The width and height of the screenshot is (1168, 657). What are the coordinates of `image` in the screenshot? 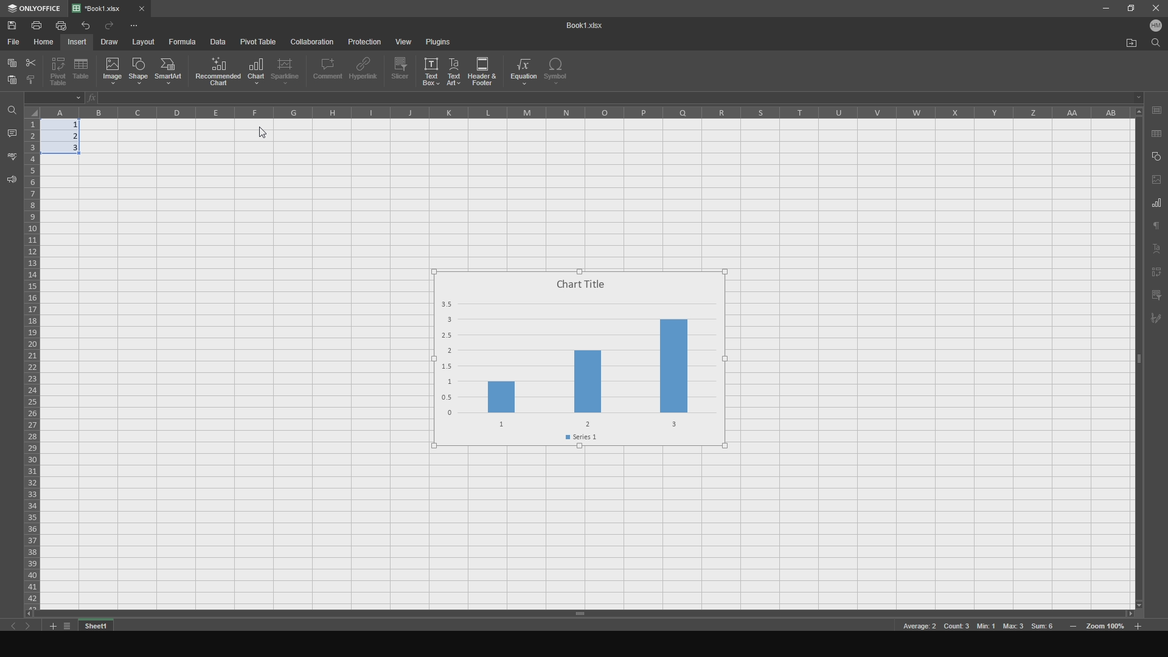 It's located at (110, 72).